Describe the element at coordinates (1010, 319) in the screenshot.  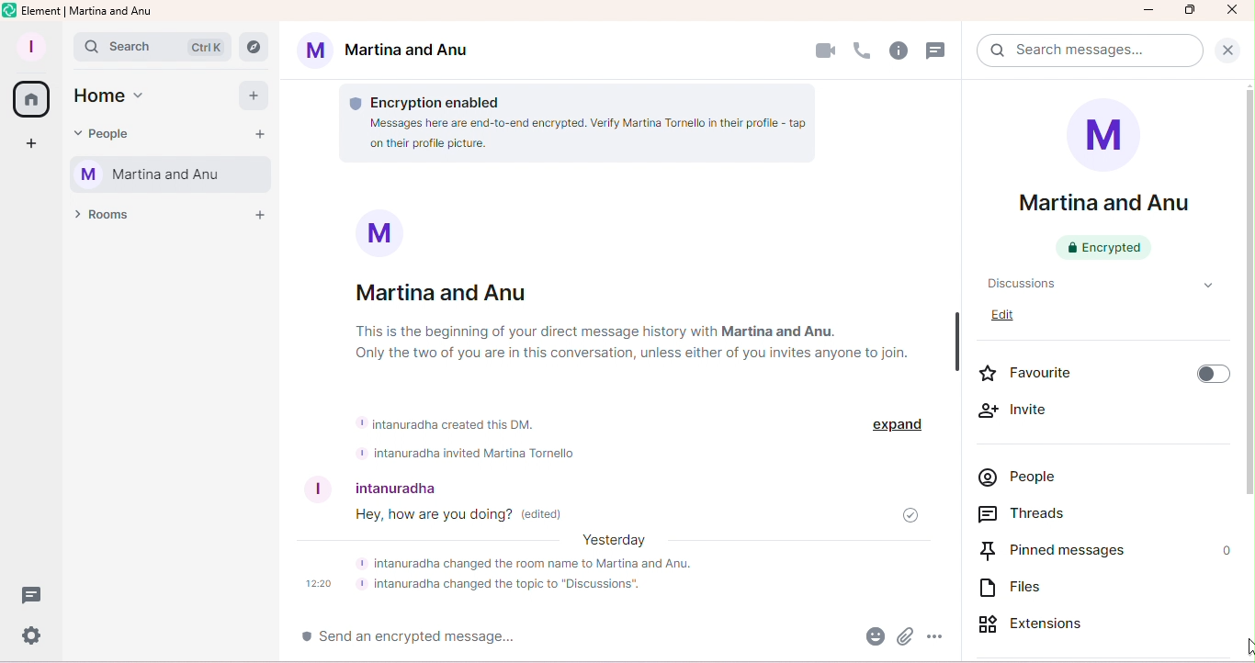
I see `Edit` at that location.